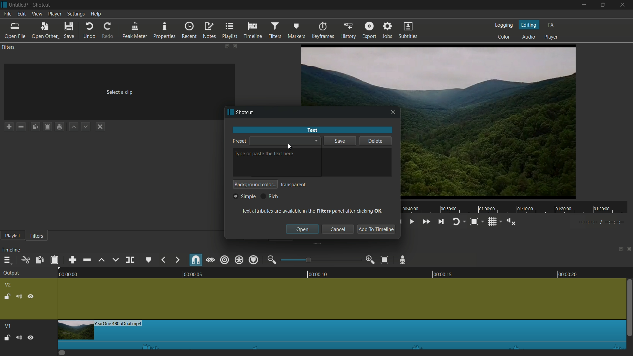  What do you see at coordinates (149, 259) in the screenshot?
I see `create or edit marker` at bounding box center [149, 259].